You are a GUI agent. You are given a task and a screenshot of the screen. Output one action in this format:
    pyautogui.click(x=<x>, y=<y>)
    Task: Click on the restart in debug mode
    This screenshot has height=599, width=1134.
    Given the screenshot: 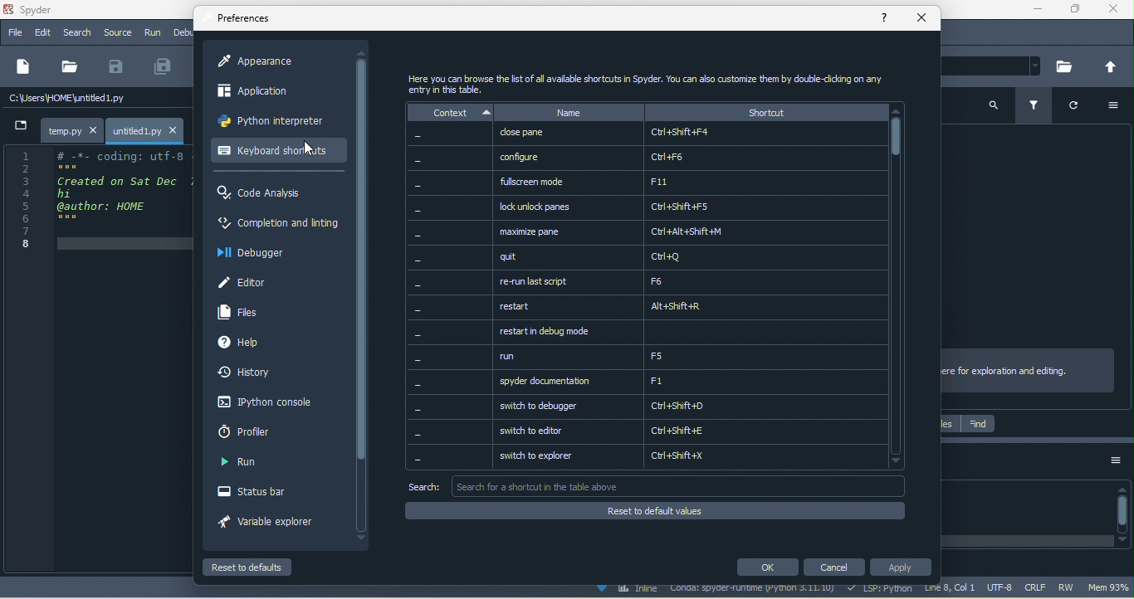 What is the action you would take?
    pyautogui.click(x=687, y=333)
    